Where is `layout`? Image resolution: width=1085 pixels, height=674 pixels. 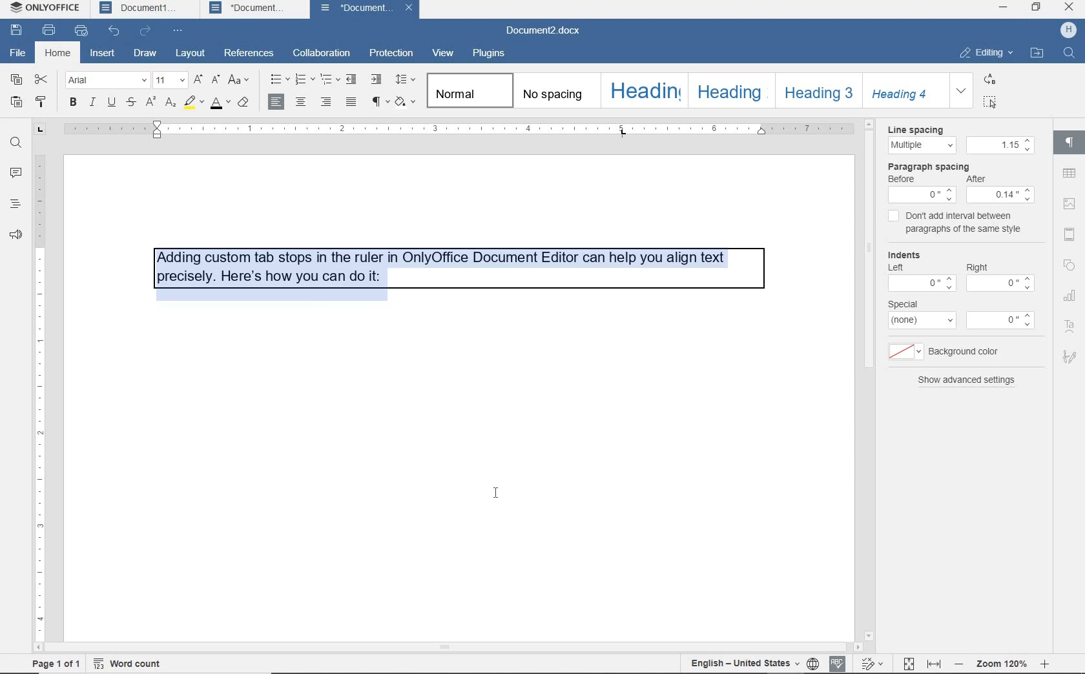 layout is located at coordinates (192, 53).